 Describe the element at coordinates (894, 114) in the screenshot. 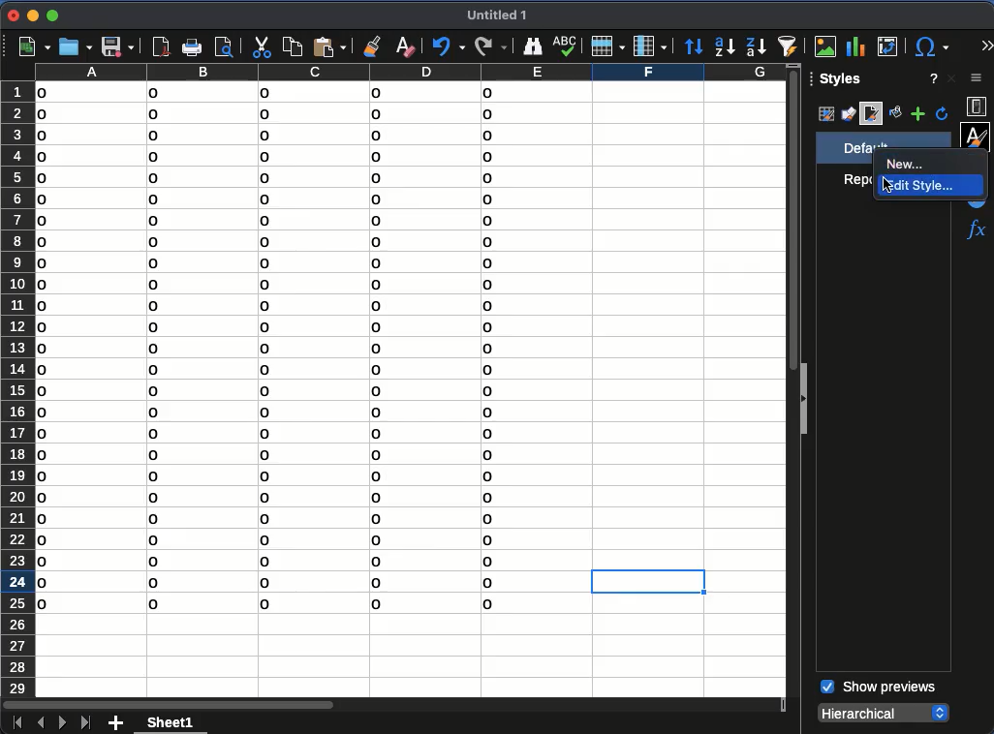

I see `fill format` at that location.